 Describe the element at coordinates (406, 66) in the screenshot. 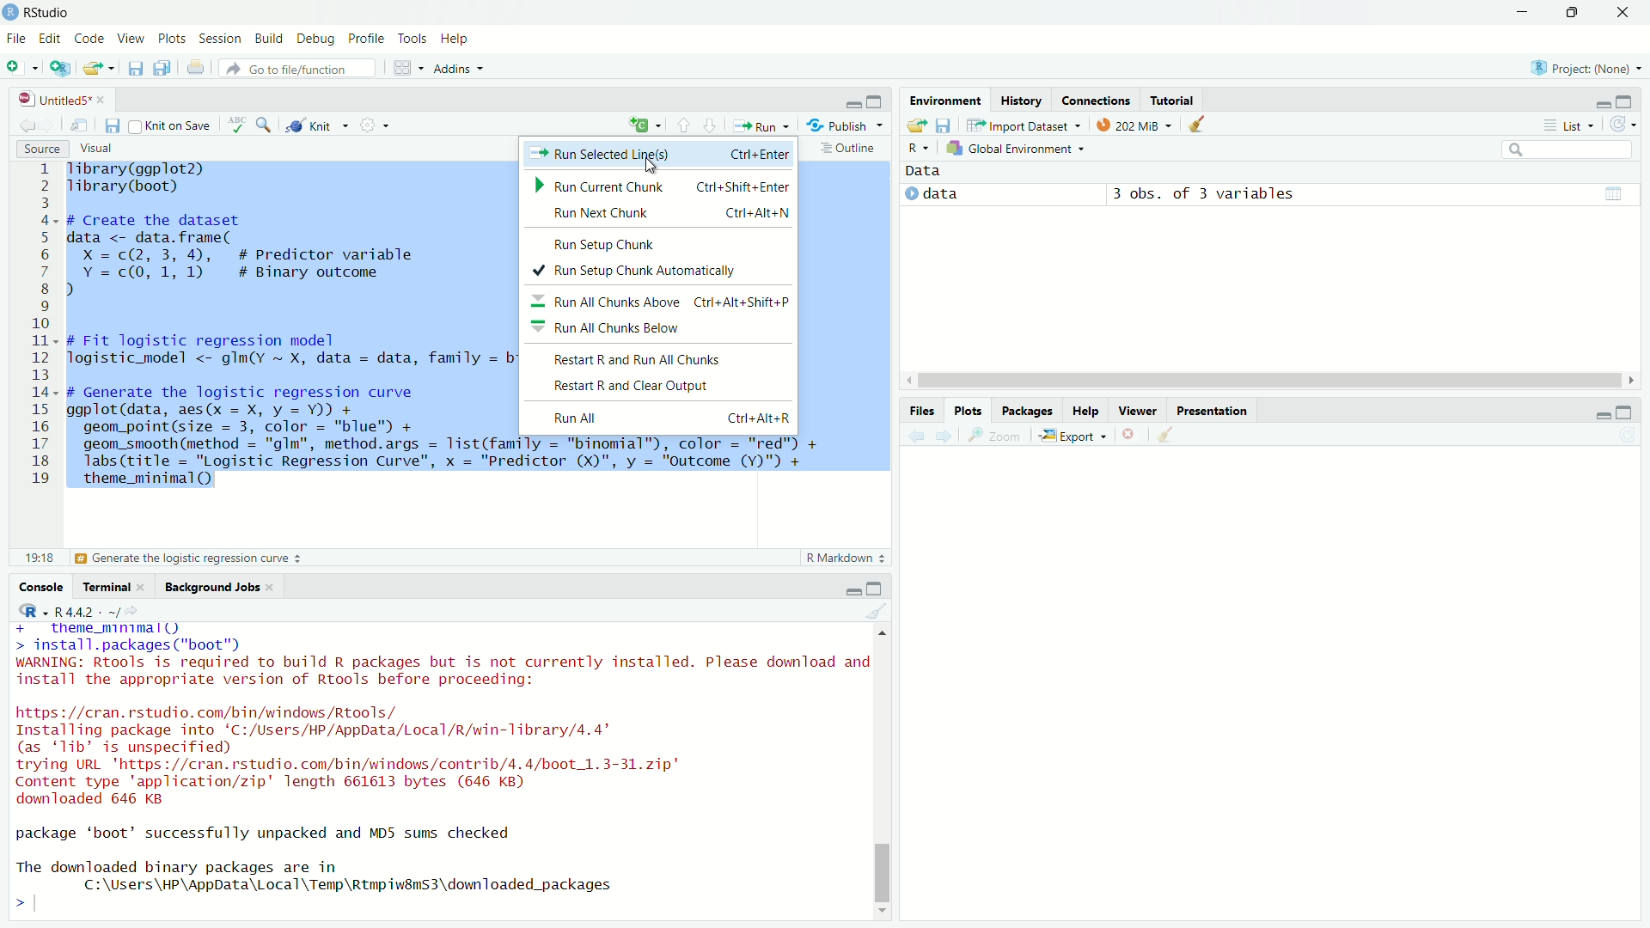

I see `Workspace panes` at that location.